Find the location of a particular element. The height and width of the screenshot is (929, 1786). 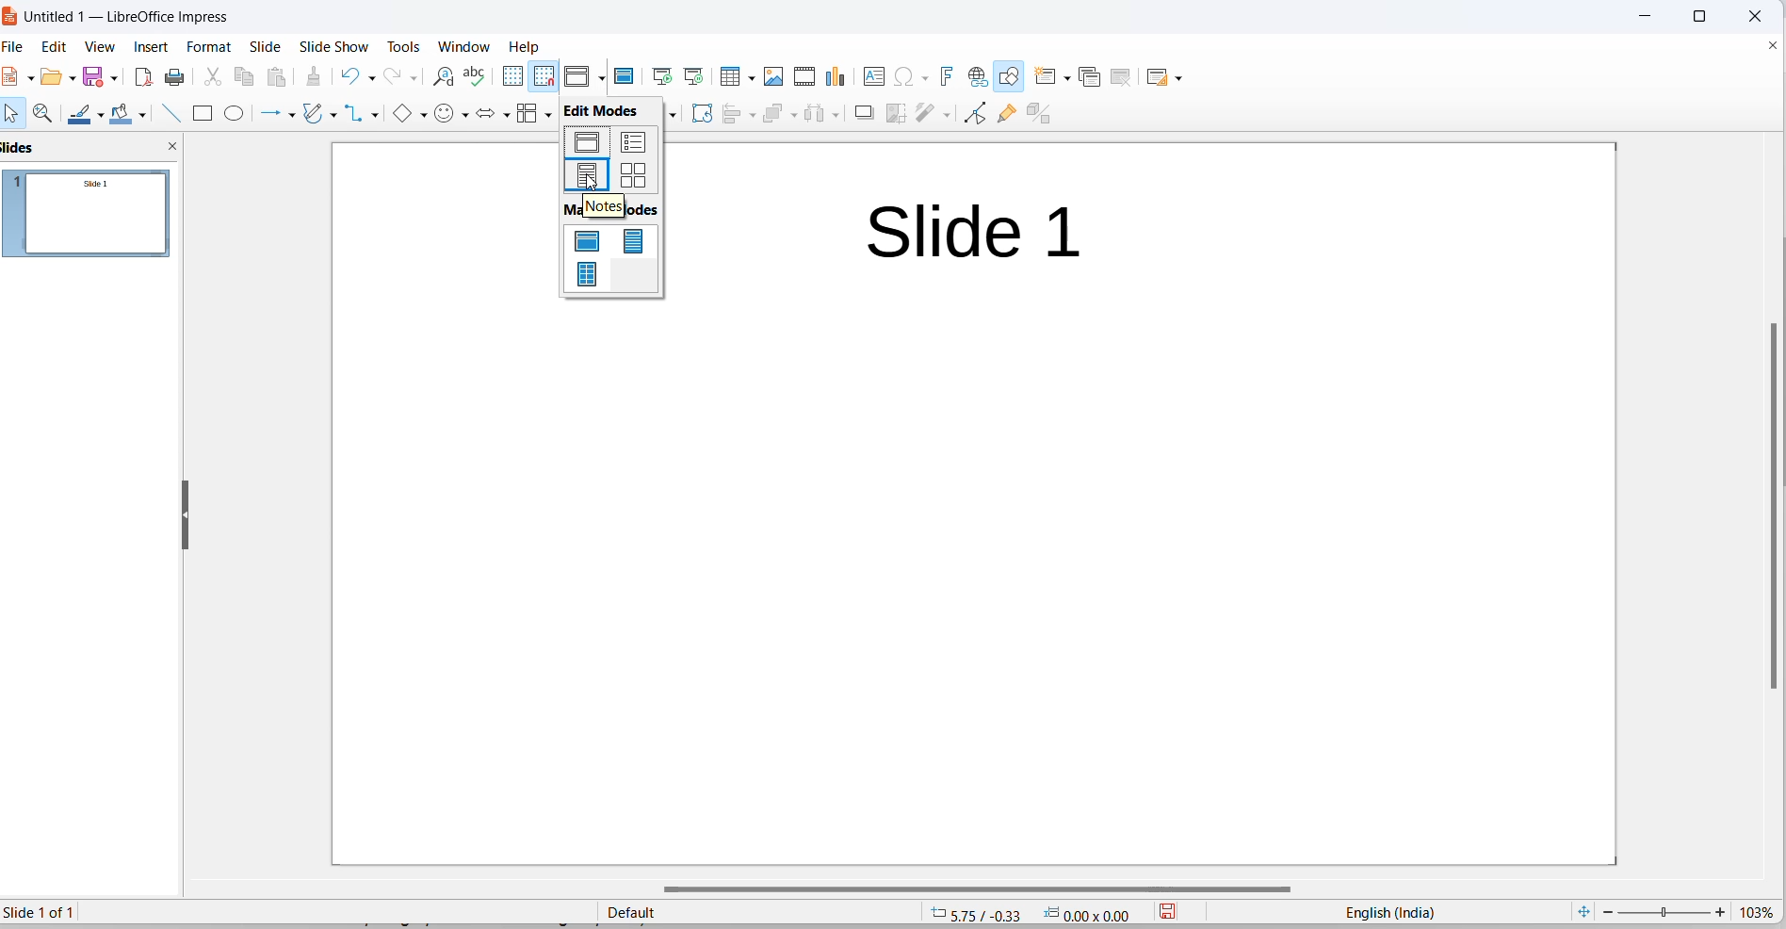

line colors is located at coordinates (81, 116).